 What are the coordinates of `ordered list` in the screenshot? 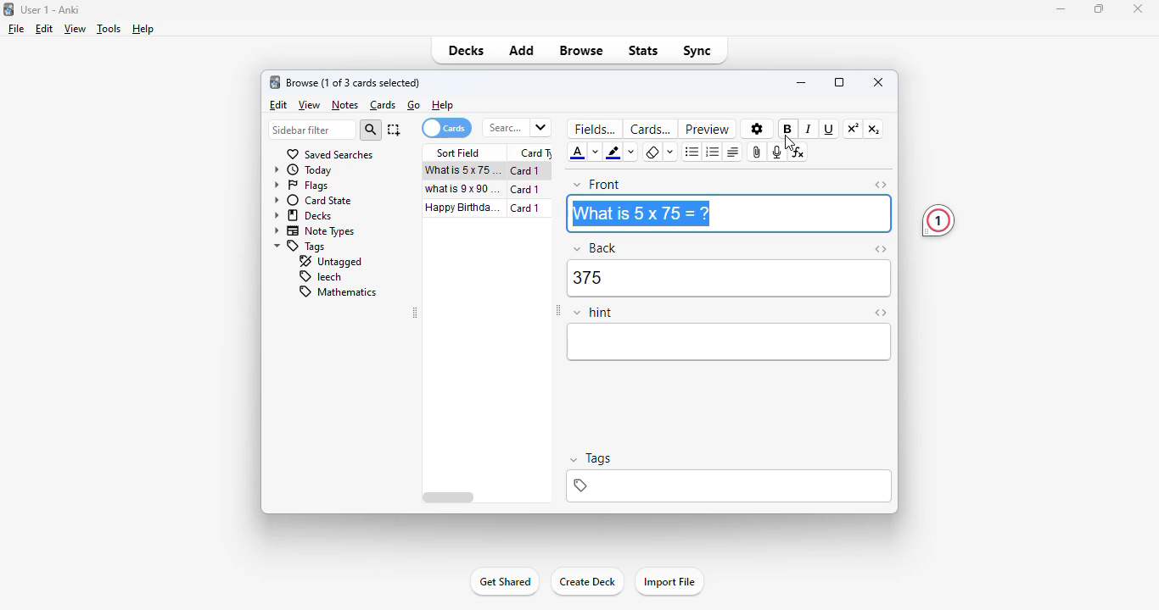 It's located at (712, 152).